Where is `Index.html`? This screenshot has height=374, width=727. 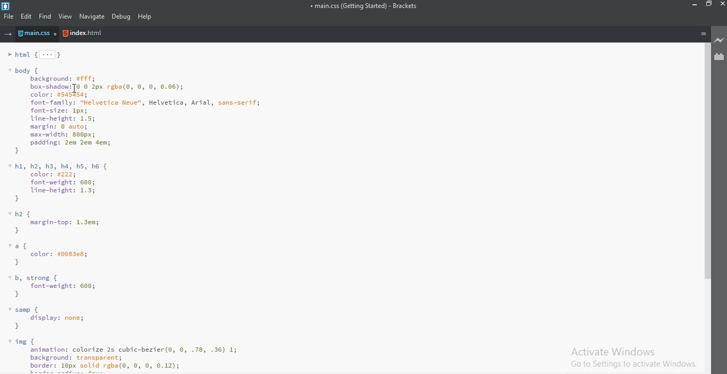 Index.html is located at coordinates (83, 34).